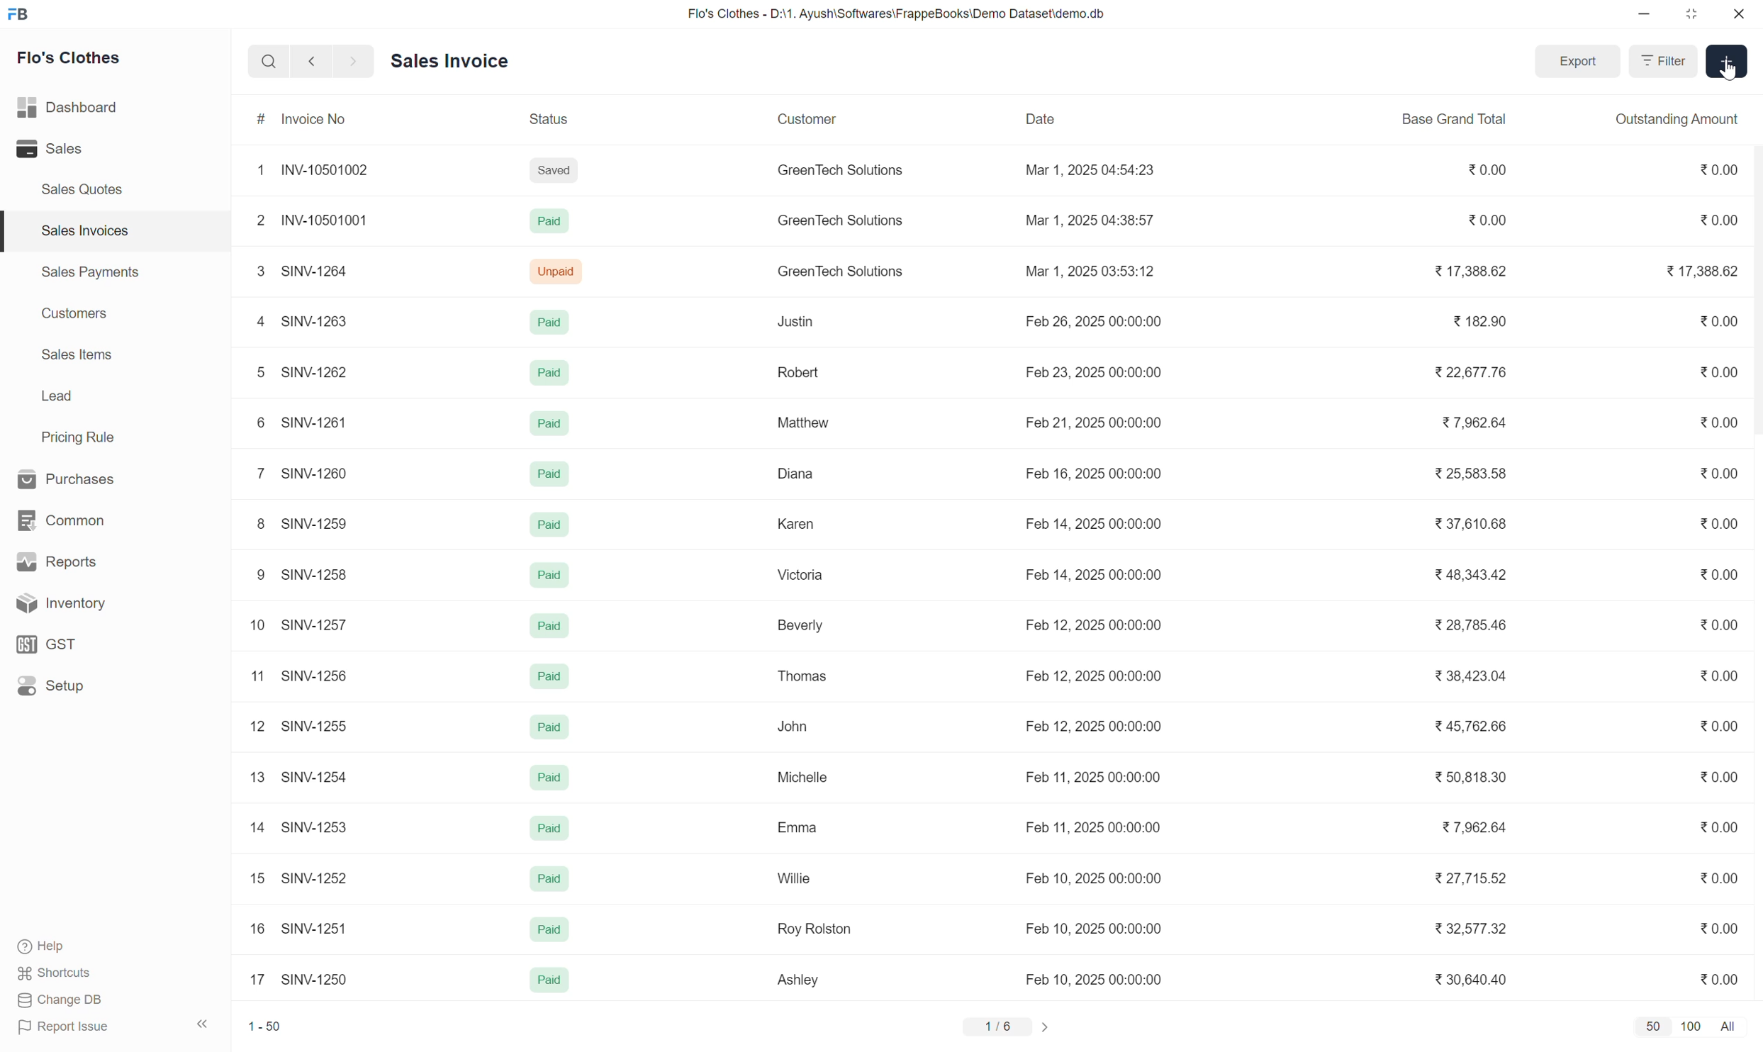 The width and height of the screenshot is (1763, 1052). I want to click on go to 50 page , so click(1653, 1027).